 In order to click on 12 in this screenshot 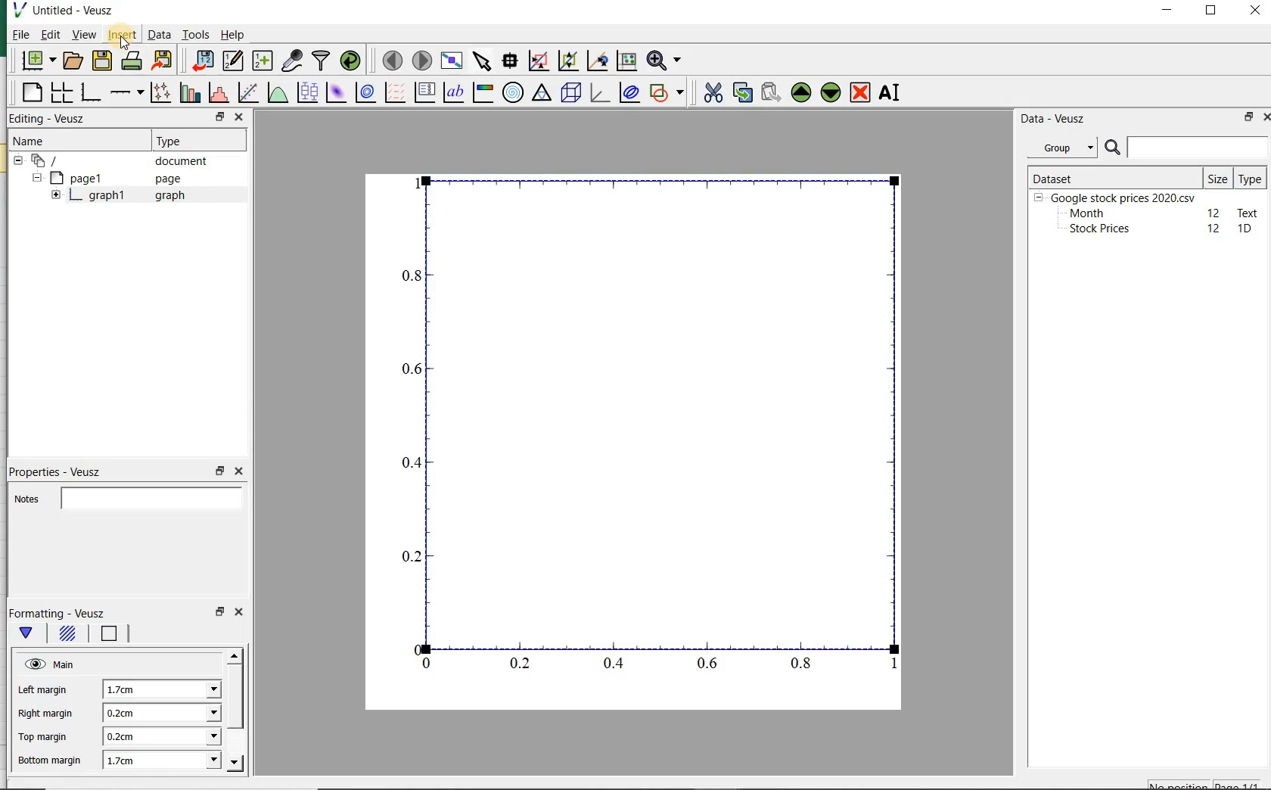, I will do `click(1215, 229)`.